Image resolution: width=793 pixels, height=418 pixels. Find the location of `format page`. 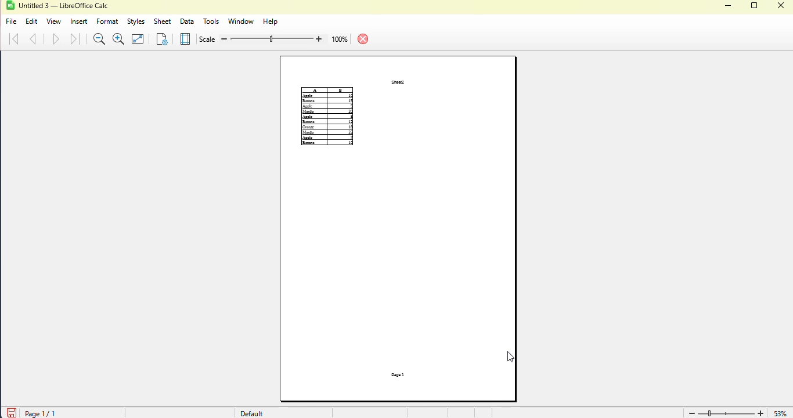

format page is located at coordinates (161, 38).